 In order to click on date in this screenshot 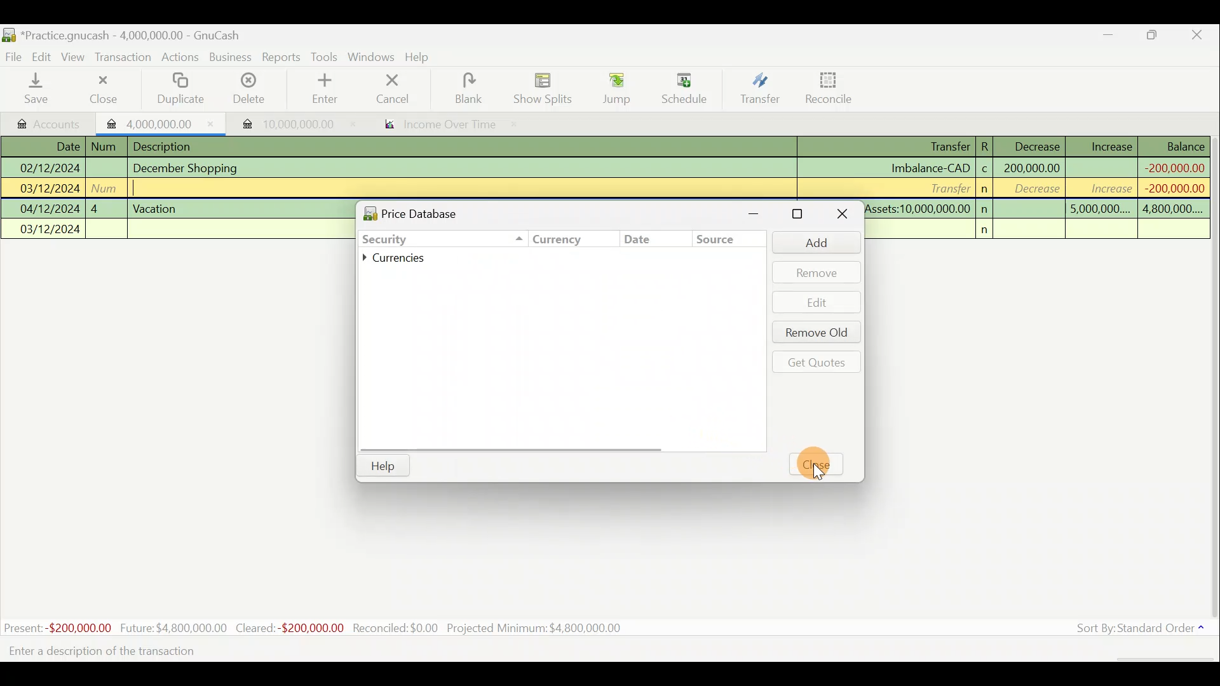, I will do `click(642, 239)`.